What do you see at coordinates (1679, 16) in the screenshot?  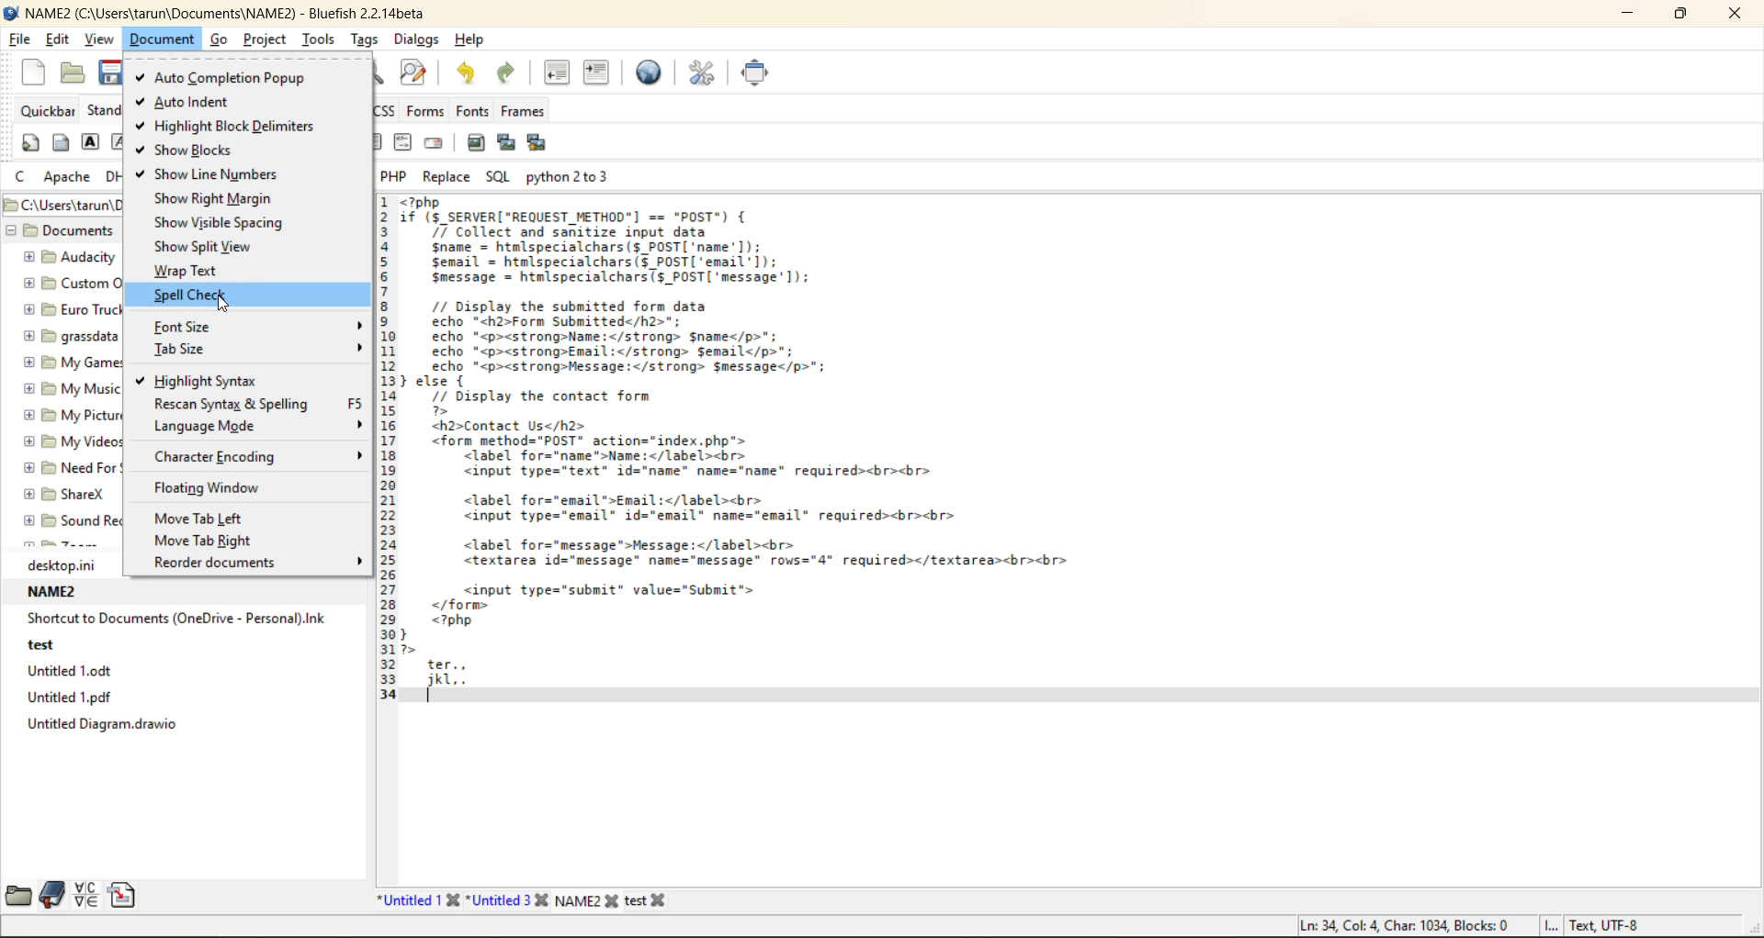 I see `maximize` at bounding box center [1679, 16].